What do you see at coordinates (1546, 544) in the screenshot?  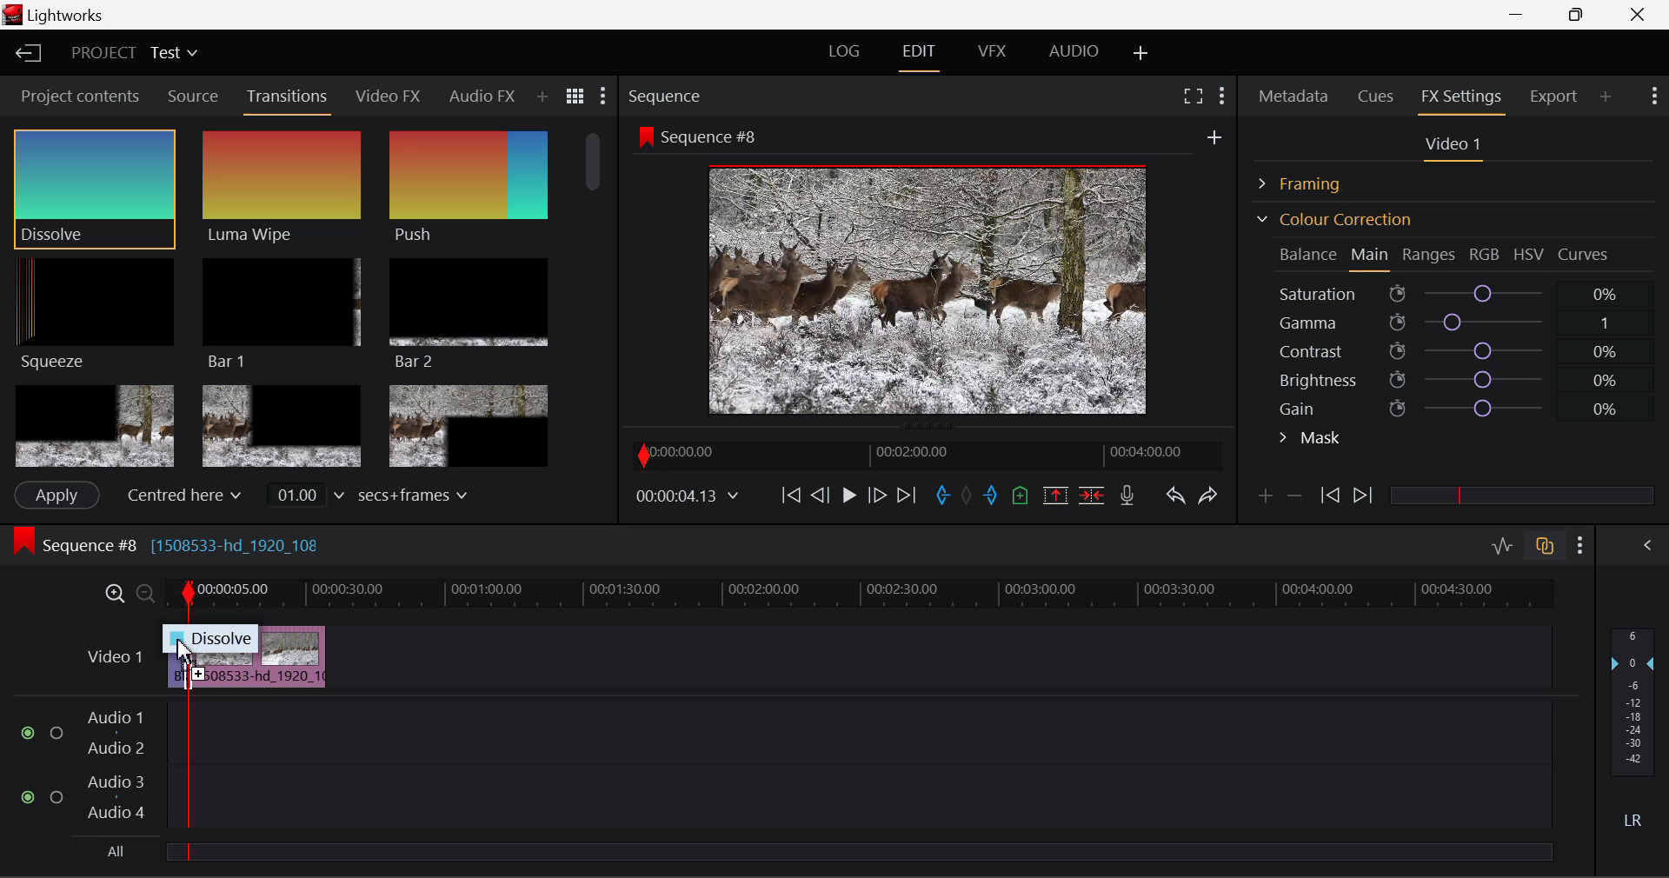 I see `Toggle audio track sync` at bounding box center [1546, 544].